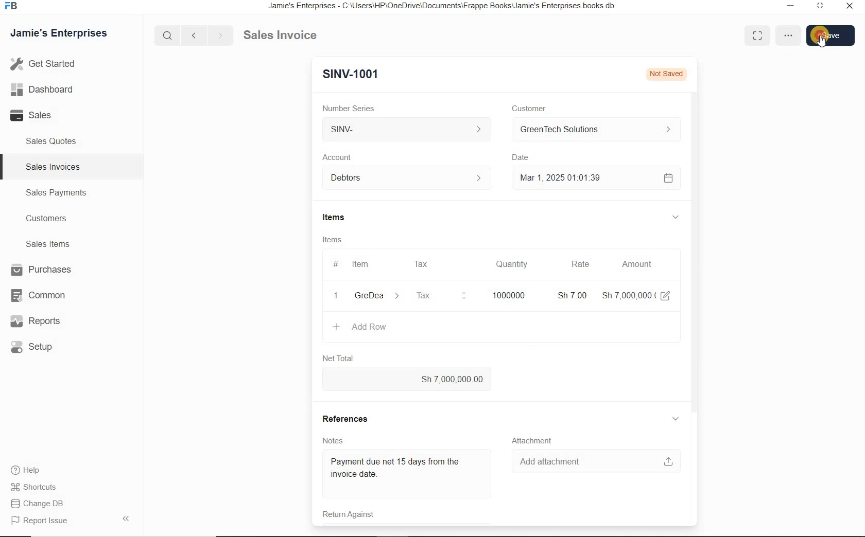 The height and width of the screenshot is (537, 865). Describe the element at coordinates (582, 178) in the screenshot. I see `Mar 1,2025 01:01:39` at that location.